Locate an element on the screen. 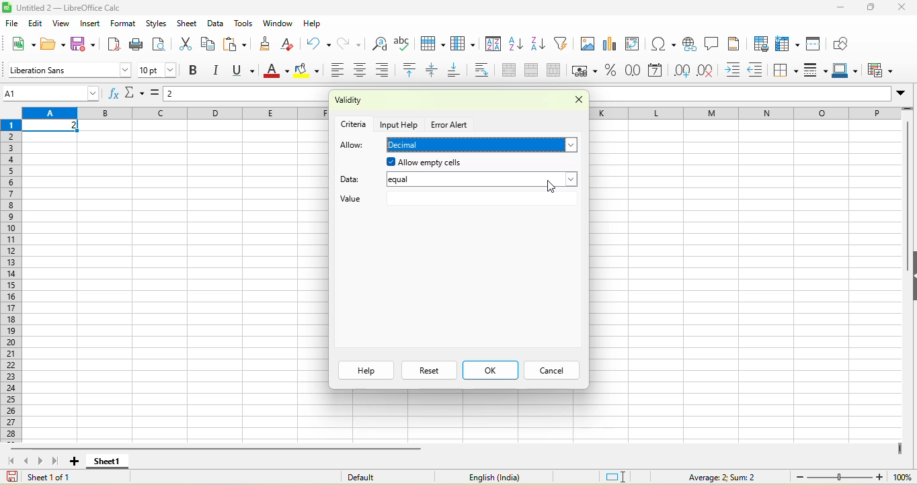 The image size is (917, 485). open is located at coordinates (53, 43).